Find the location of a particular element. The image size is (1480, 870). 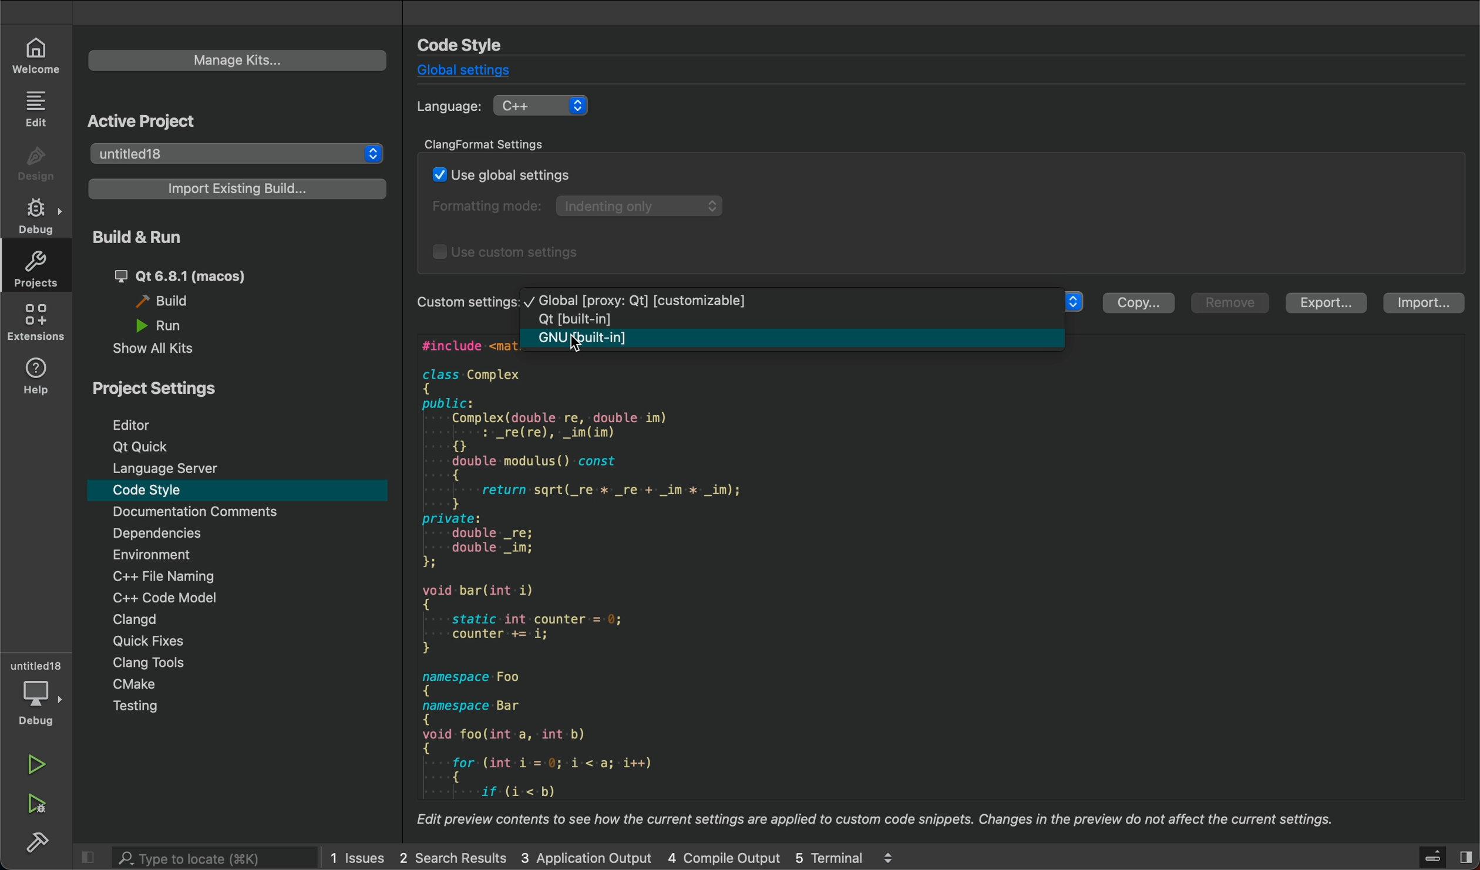

Formatting mode: is located at coordinates (490, 205).